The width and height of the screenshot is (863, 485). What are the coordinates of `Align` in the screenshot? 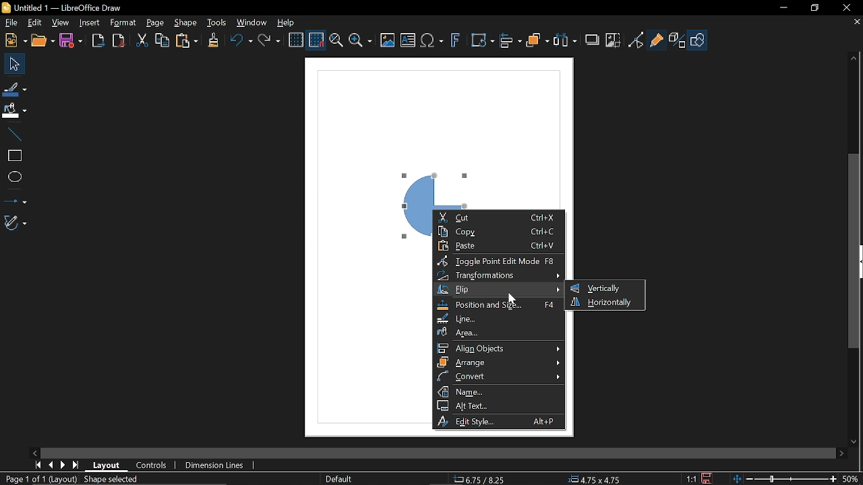 It's located at (510, 41).